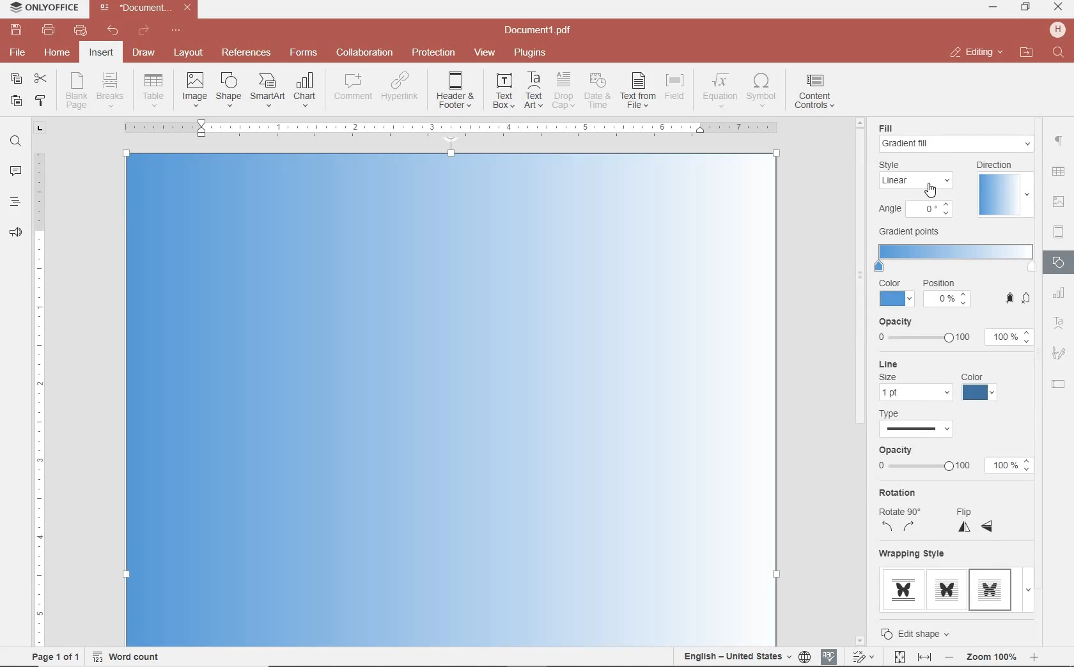 Image resolution: width=1074 pixels, height=667 pixels. Describe the element at coordinates (976, 52) in the screenshot. I see `close` at that location.